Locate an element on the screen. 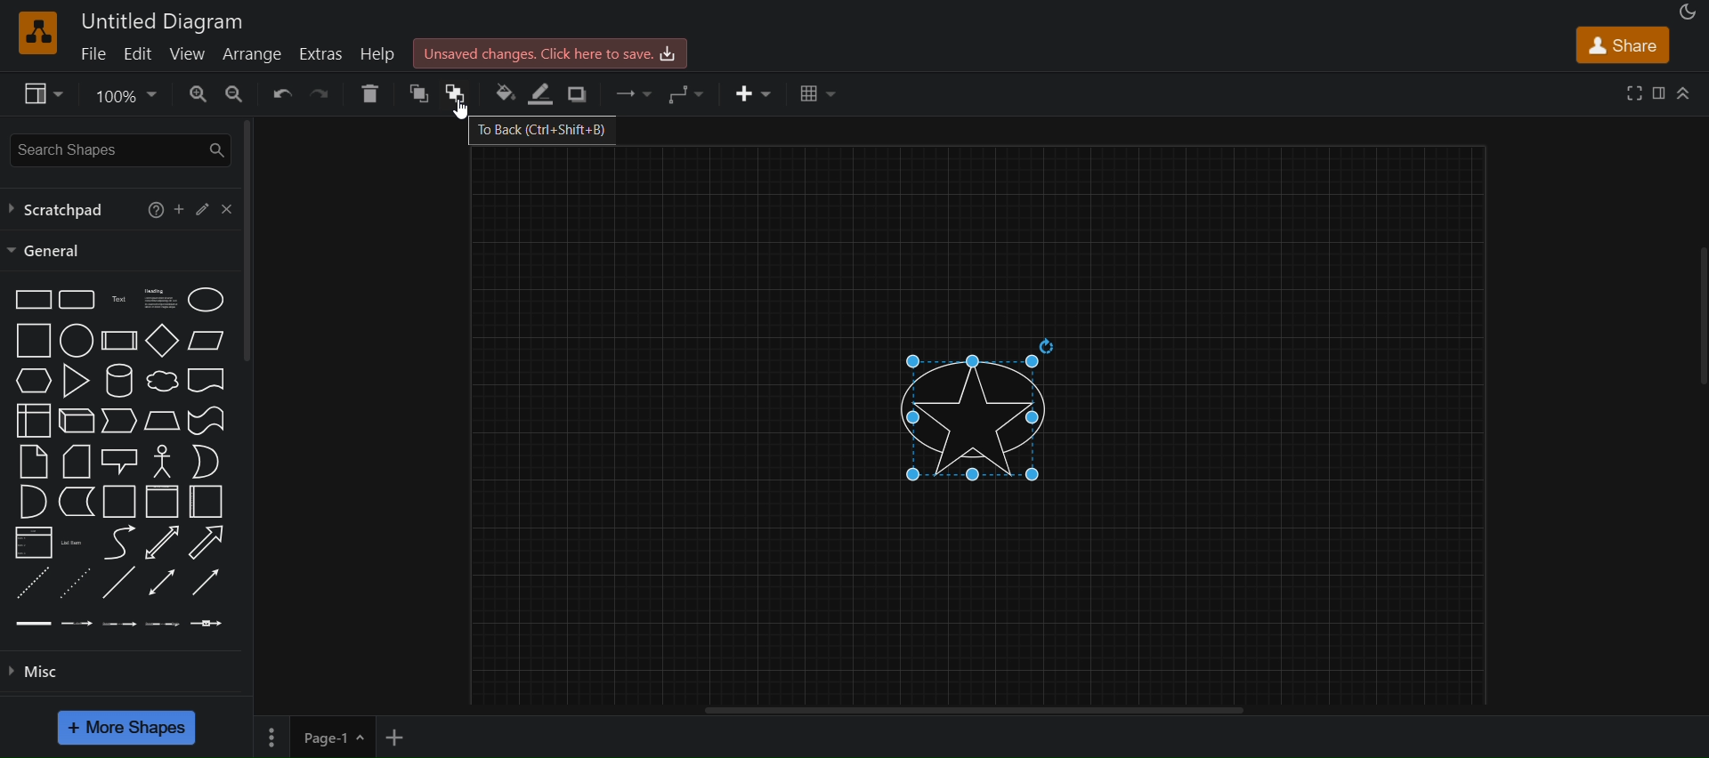 This screenshot has width=1709, height=758. cube is located at coordinates (76, 420).